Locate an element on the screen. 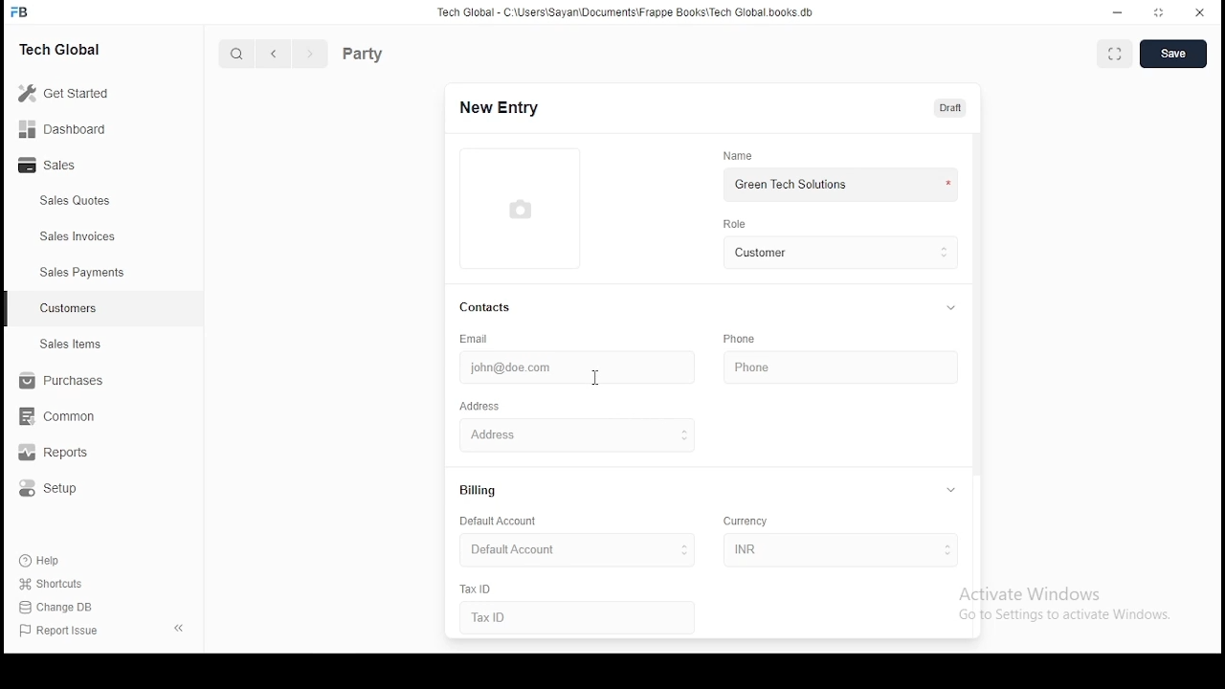  tech global is located at coordinates (64, 48).